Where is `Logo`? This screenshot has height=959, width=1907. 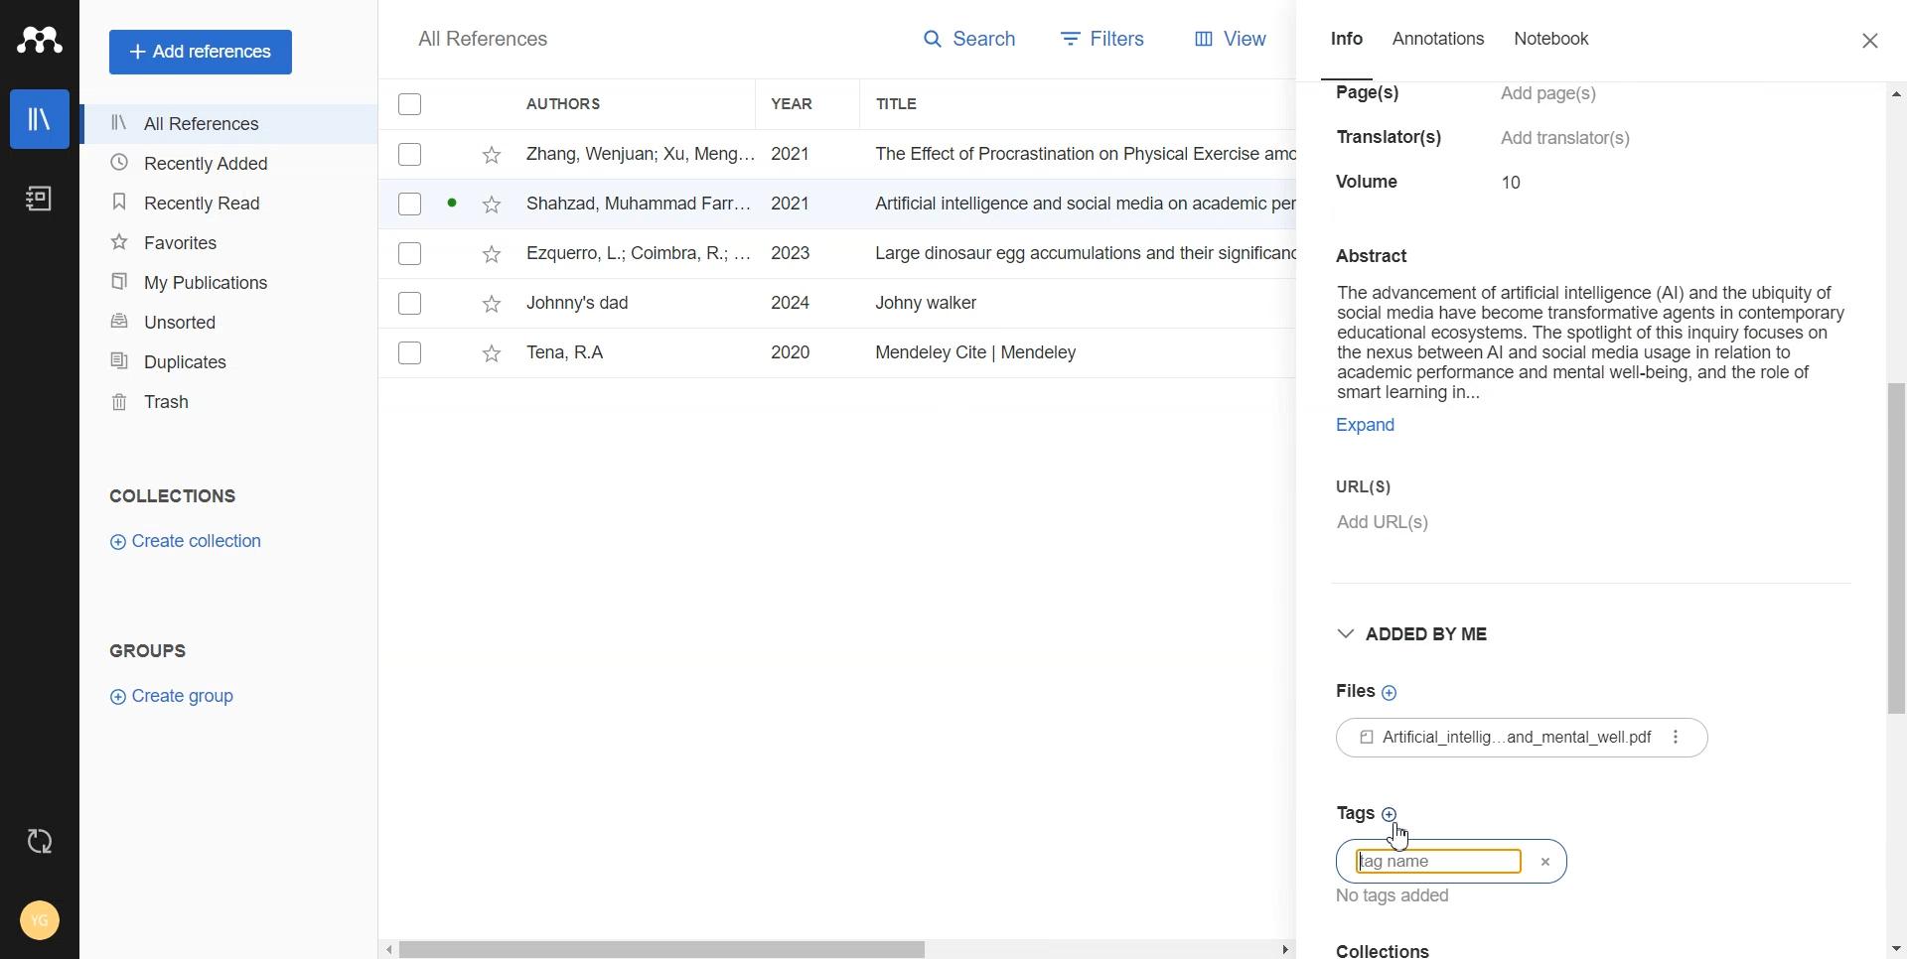 Logo is located at coordinates (40, 40).